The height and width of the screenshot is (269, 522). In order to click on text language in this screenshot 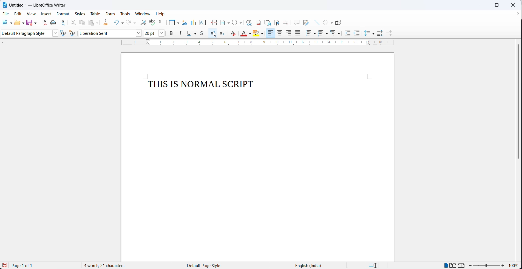, I will do `click(309, 265)`.